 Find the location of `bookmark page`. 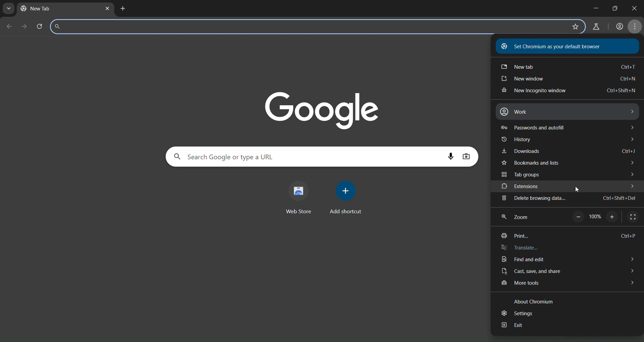

bookmark page is located at coordinates (575, 26).